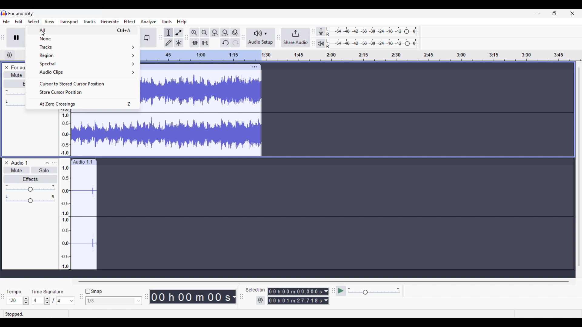 The image size is (582, 327). What do you see at coordinates (65, 134) in the screenshot?
I see `amplitude` at bounding box center [65, 134].